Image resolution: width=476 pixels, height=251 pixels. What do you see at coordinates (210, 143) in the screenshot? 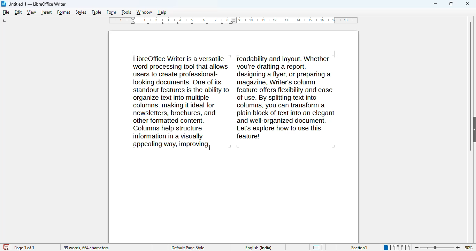
I see `hotkey (Alt+F12) pressed` at bounding box center [210, 143].